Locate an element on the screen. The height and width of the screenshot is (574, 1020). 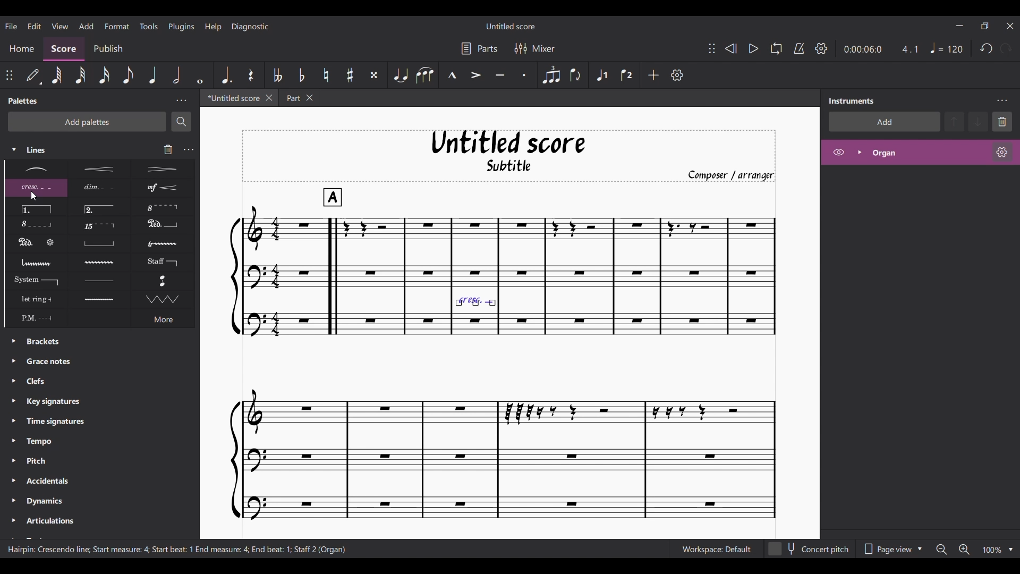
Delete is located at coordinates (1002, 122).